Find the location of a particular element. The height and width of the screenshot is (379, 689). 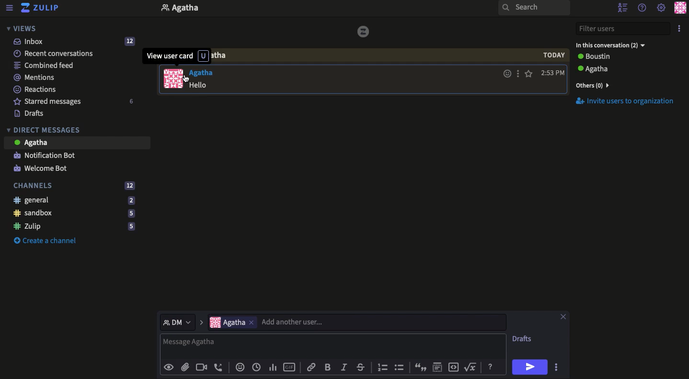

Link is located at coordinates (310, 367).